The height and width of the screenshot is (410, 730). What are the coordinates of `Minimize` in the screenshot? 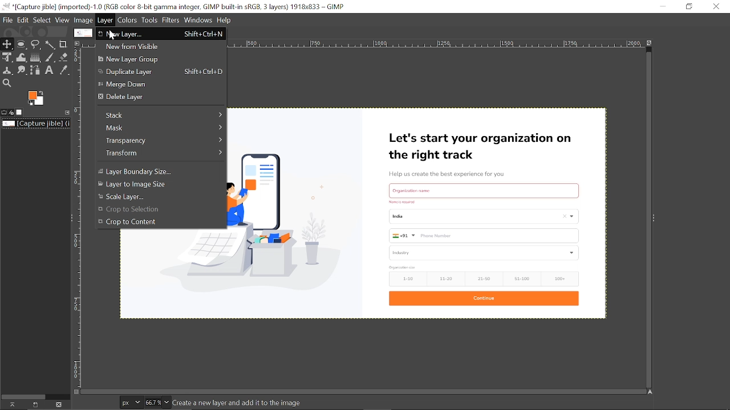 It's located at (661, 7).